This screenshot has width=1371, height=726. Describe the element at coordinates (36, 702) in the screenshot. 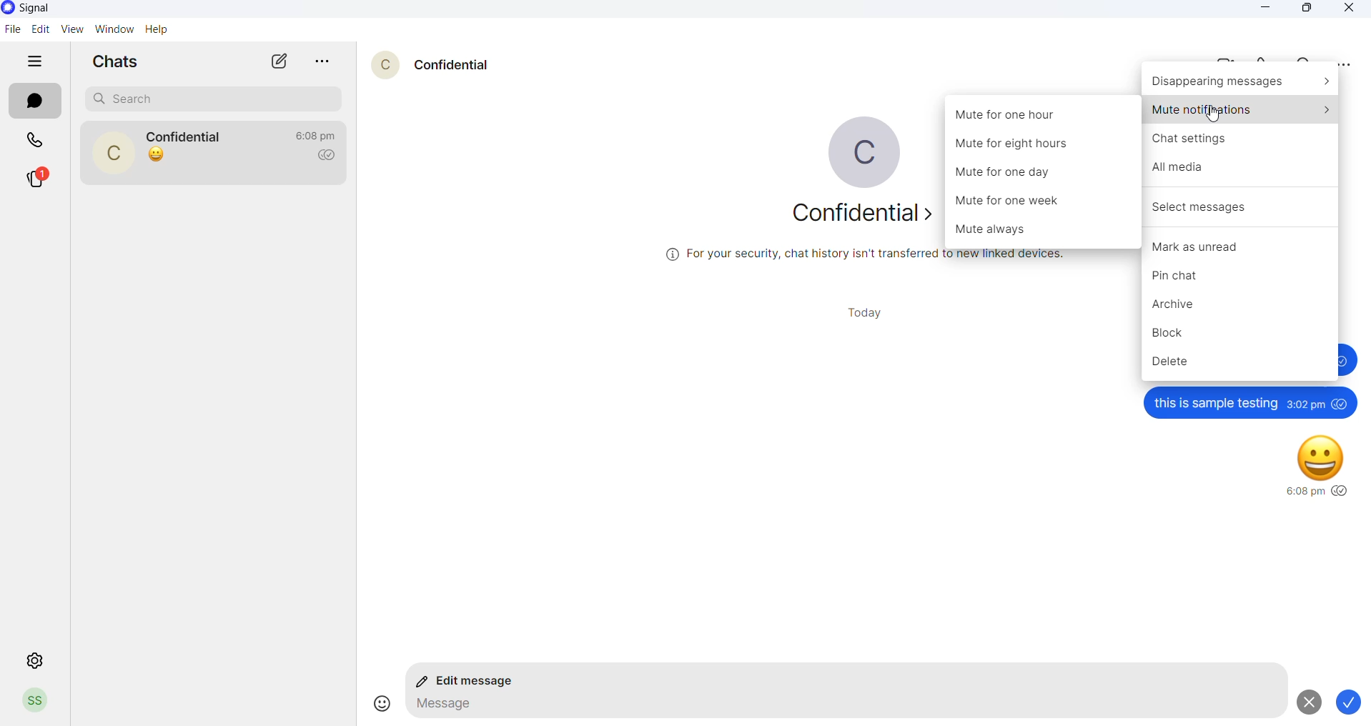

I see `profile picture` at that location.